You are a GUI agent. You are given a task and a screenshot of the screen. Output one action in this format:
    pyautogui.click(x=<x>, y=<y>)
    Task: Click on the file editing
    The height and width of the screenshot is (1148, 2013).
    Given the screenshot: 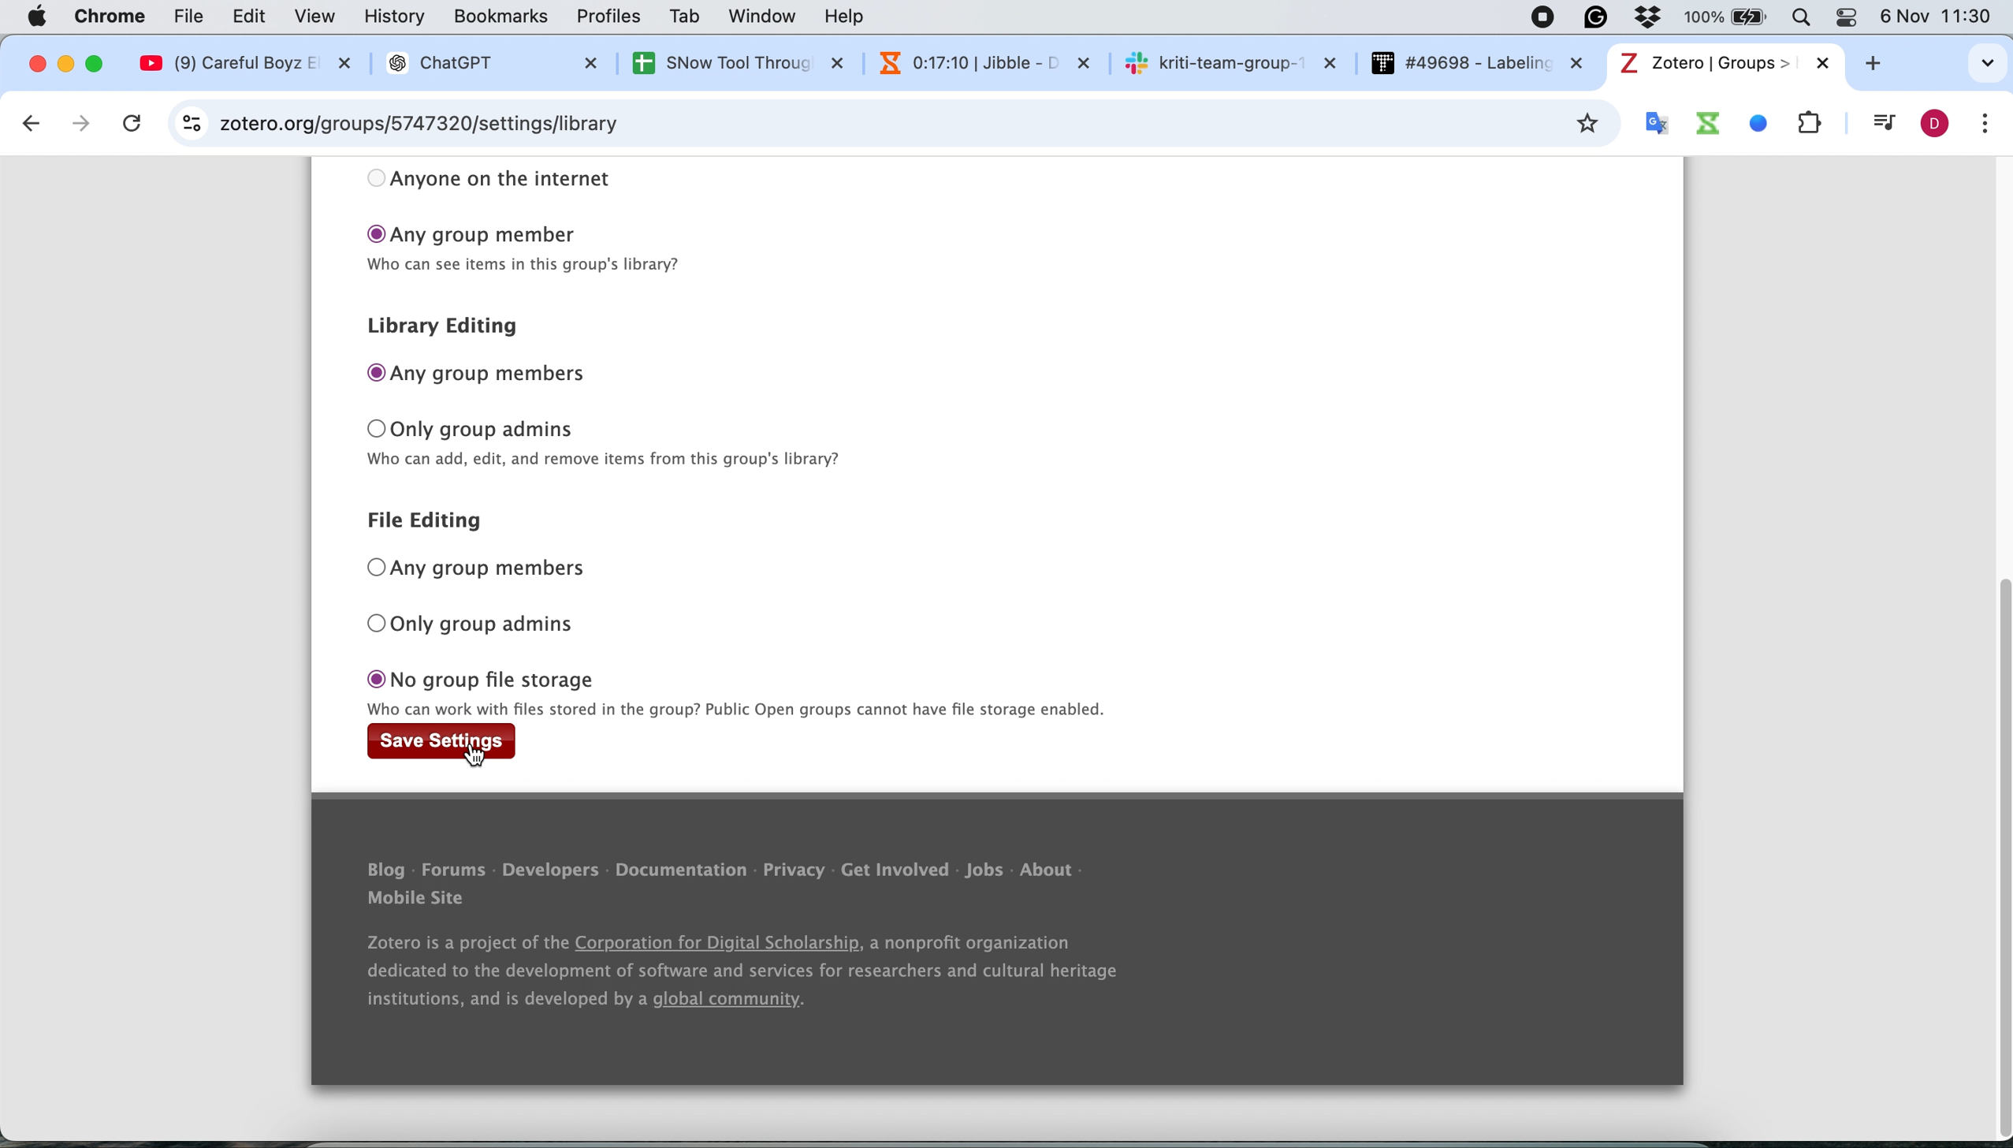 What is the action you would take?
    pyautogui.click(x=419, y=516)
    